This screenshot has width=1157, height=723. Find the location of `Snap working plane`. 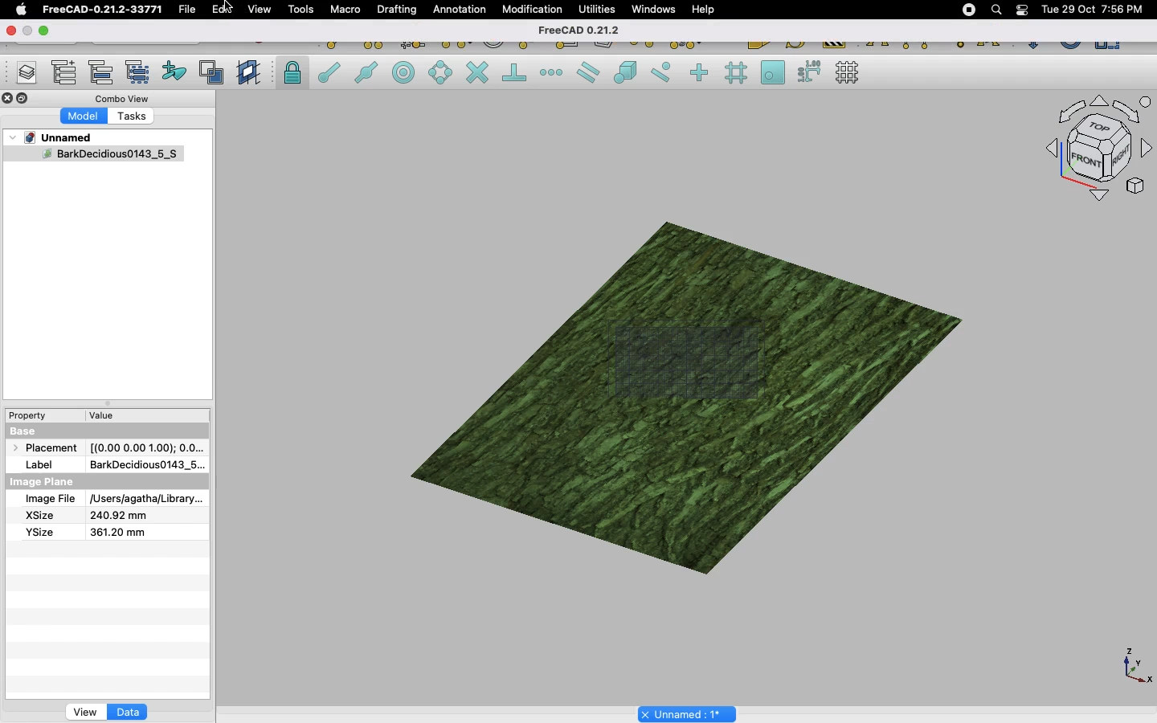

Snap working plane is located at coordinates (773, 74).